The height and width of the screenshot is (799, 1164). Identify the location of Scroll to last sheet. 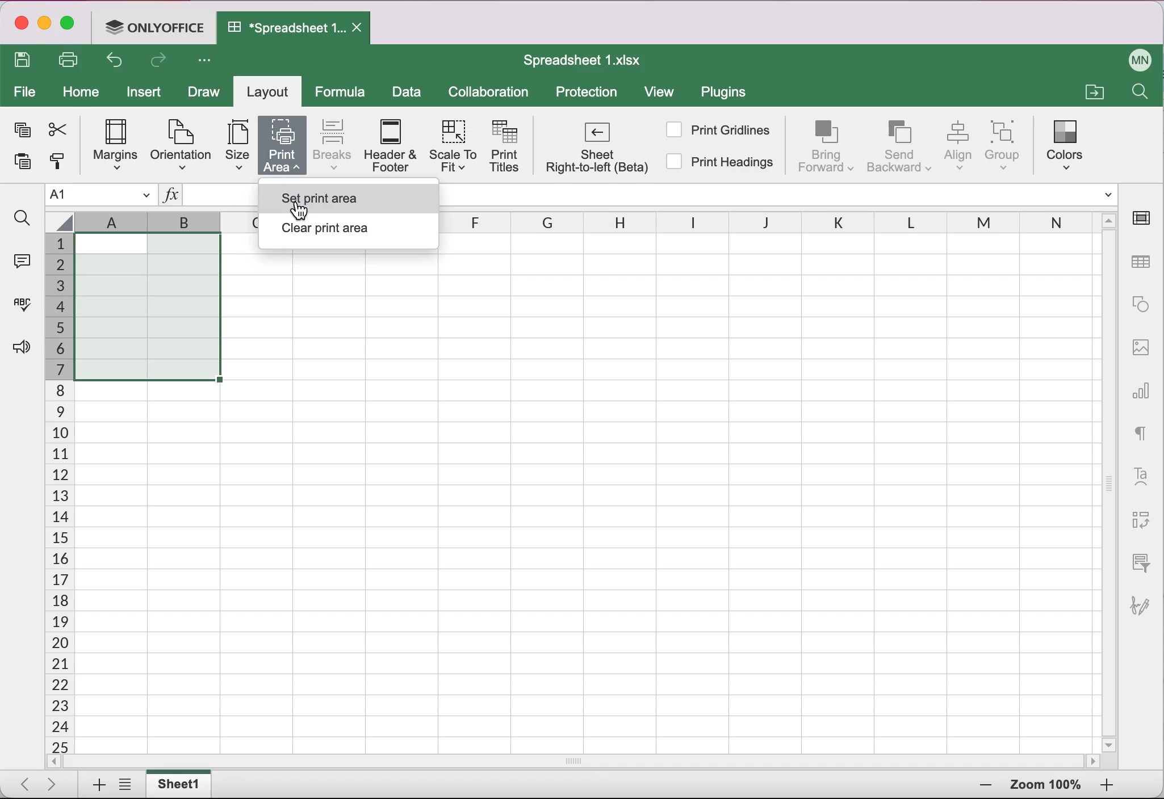
(57, 783).